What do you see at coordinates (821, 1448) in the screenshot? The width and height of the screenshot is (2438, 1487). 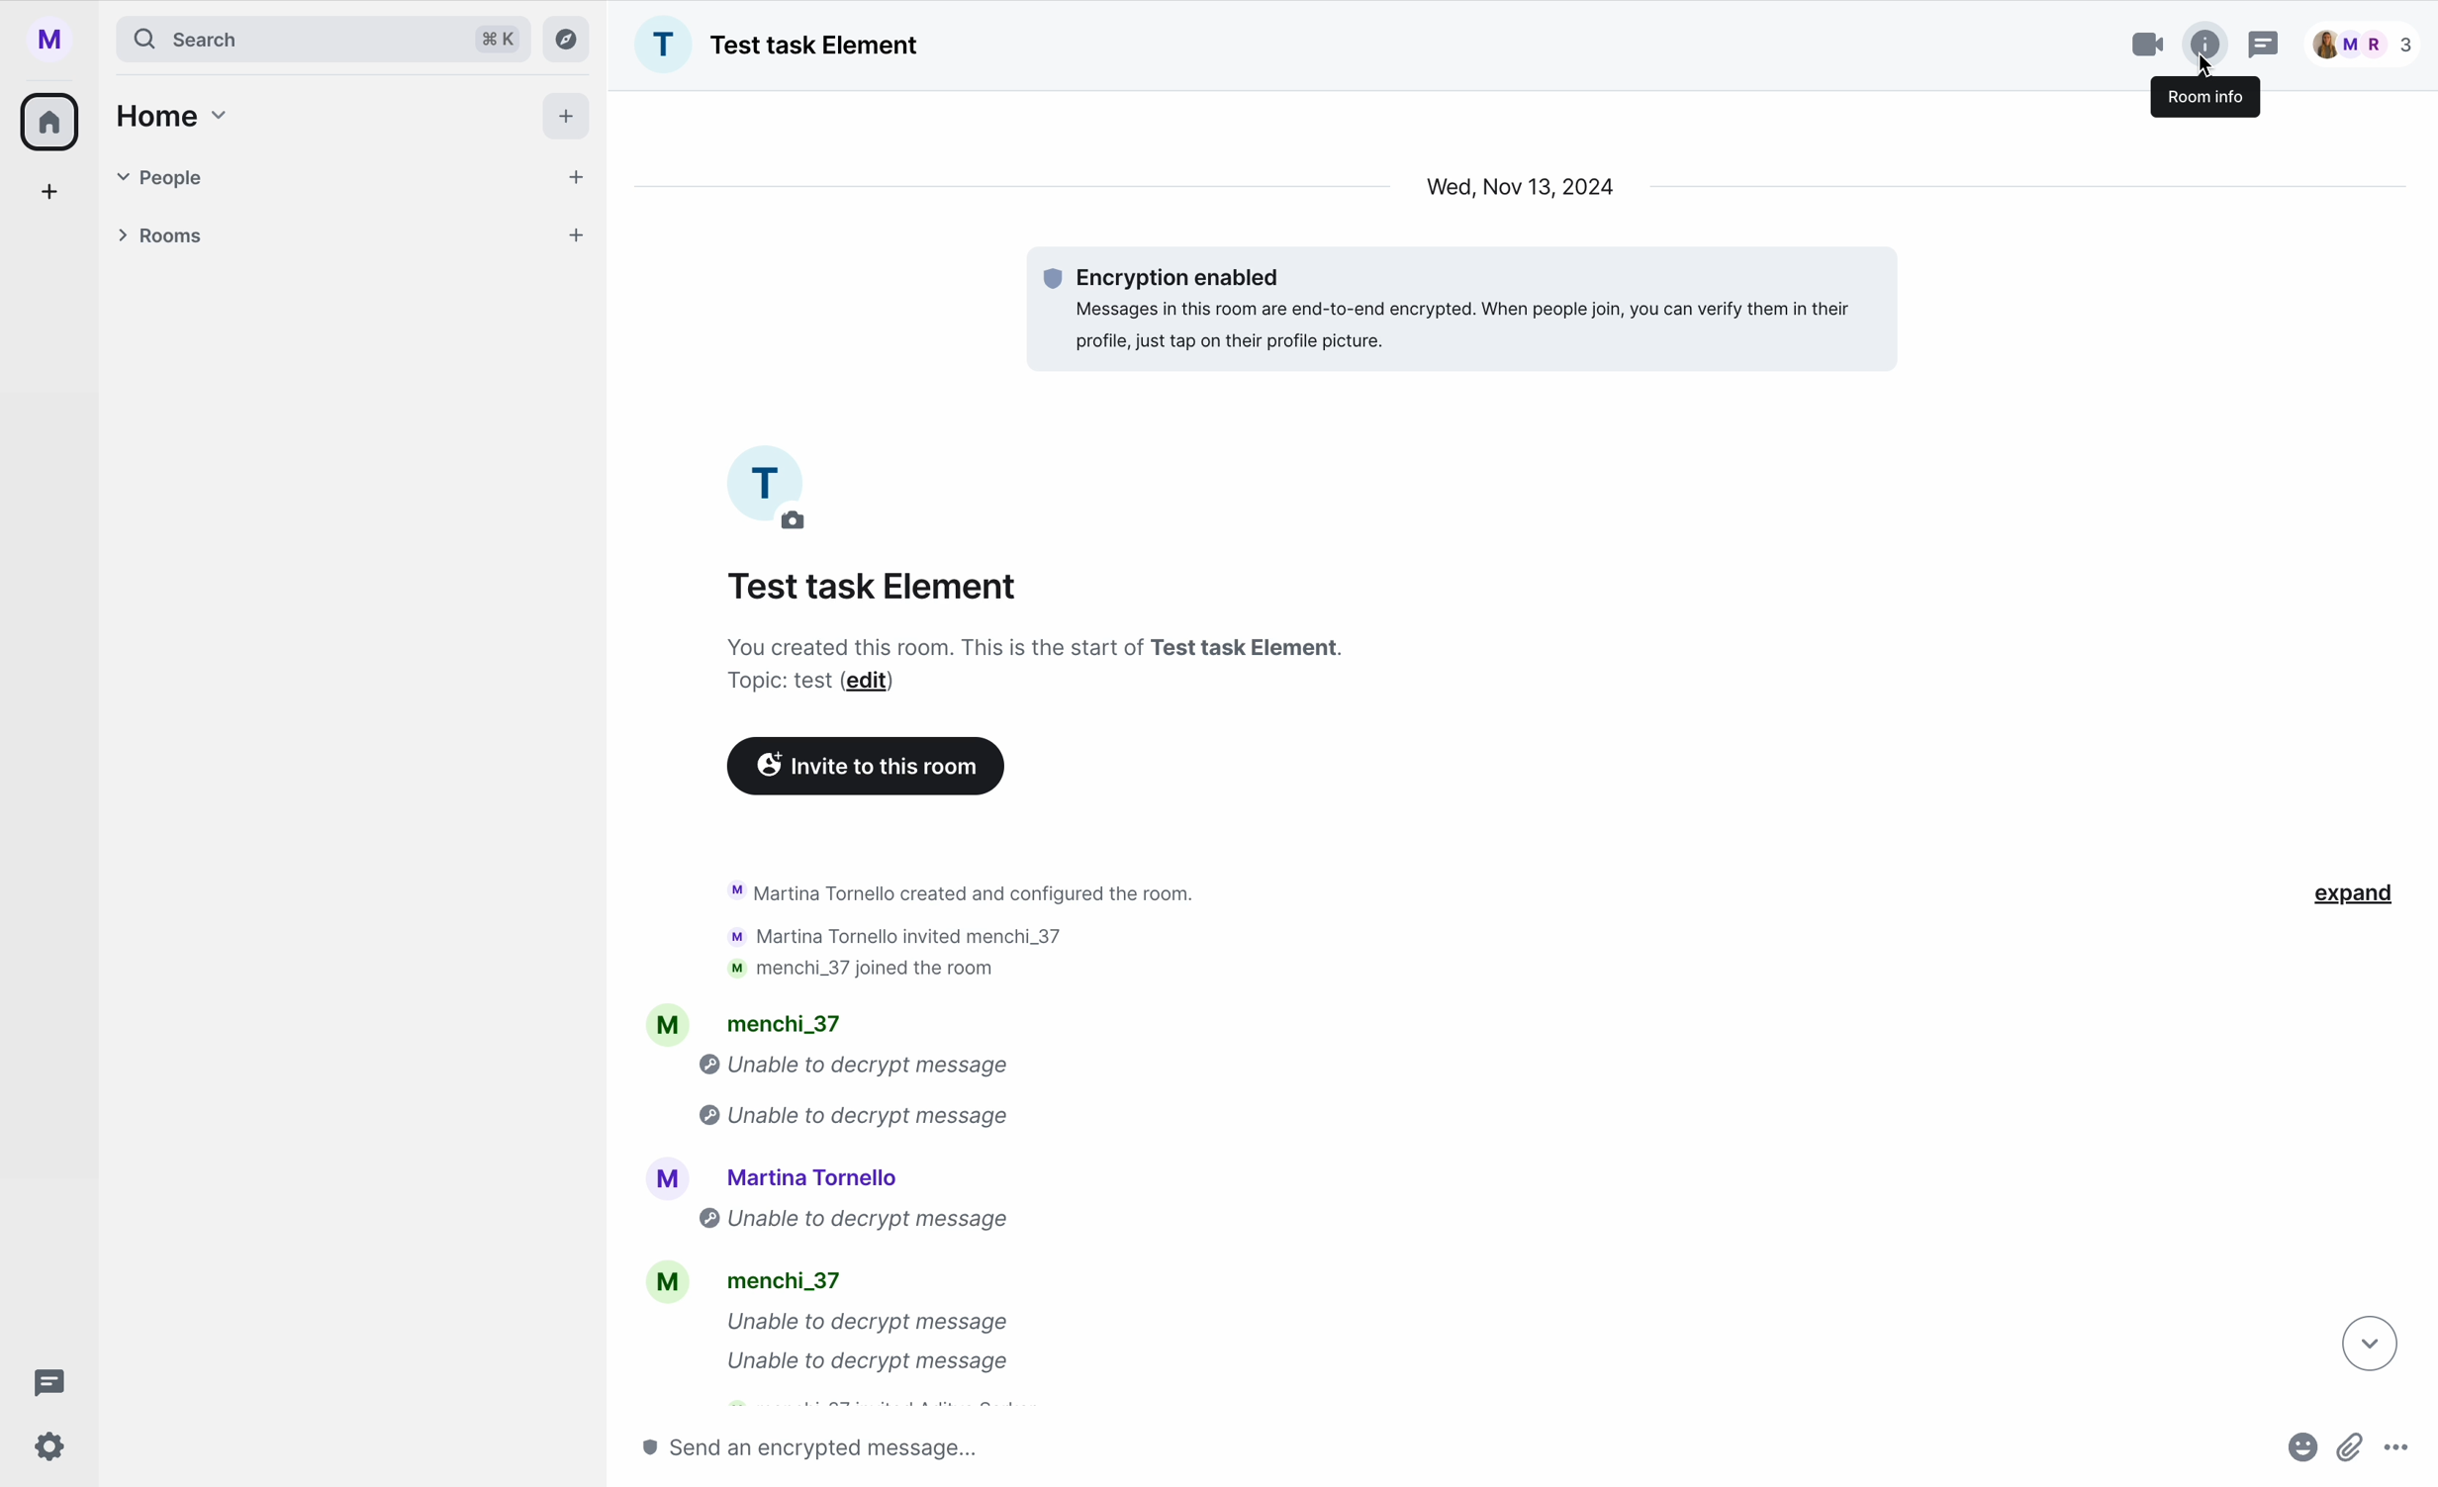 I see `send message` at bounding box center [821, 1448].